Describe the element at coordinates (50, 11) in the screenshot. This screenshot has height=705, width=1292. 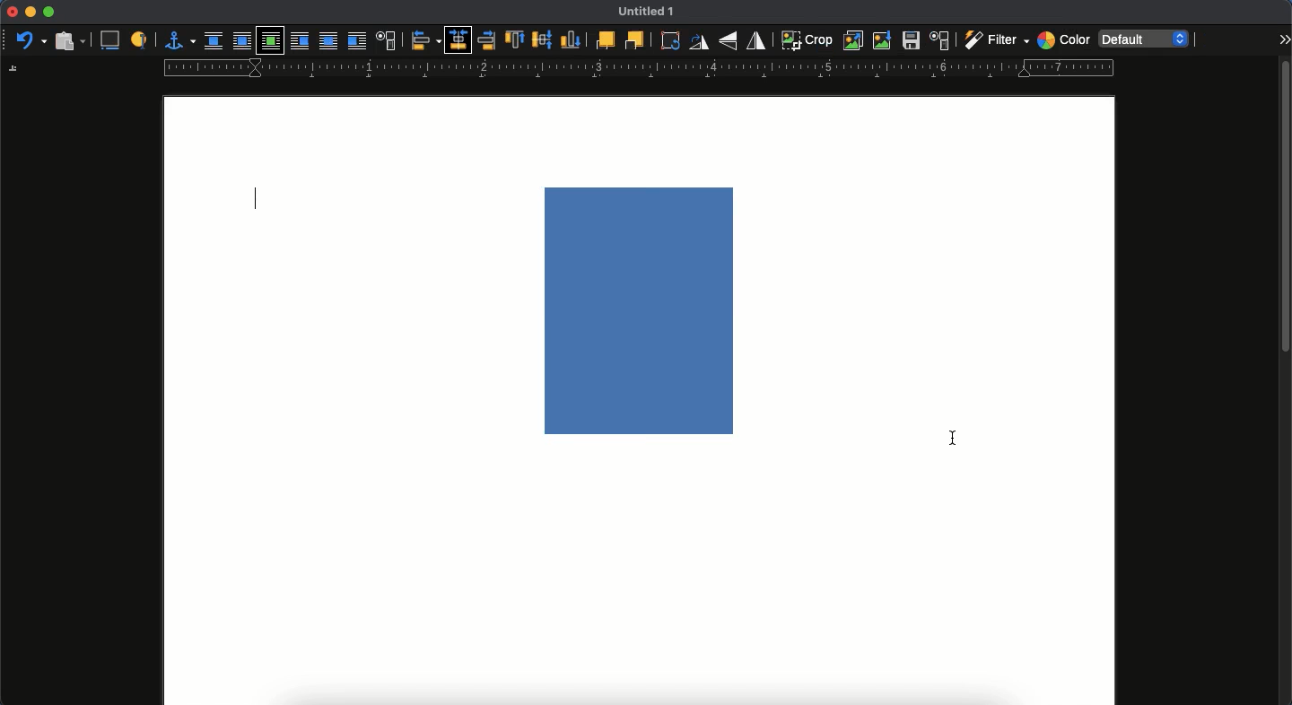
I see `maximize` at that location.